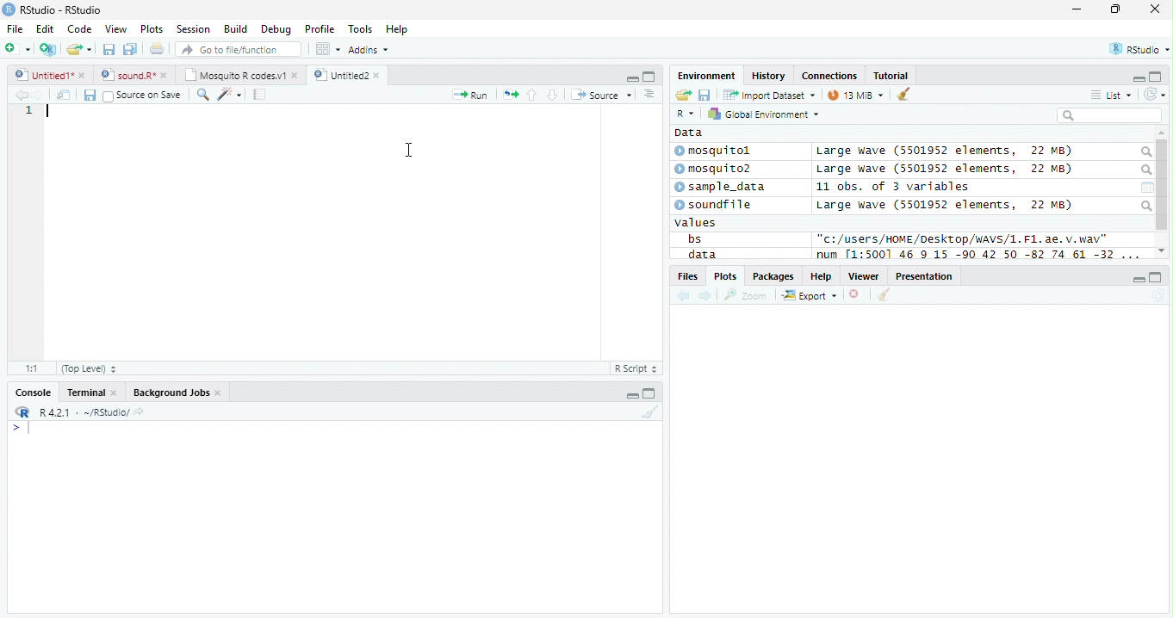 This screenshot has width=1173, height=618. I want to click on Data, so click(689, 133).